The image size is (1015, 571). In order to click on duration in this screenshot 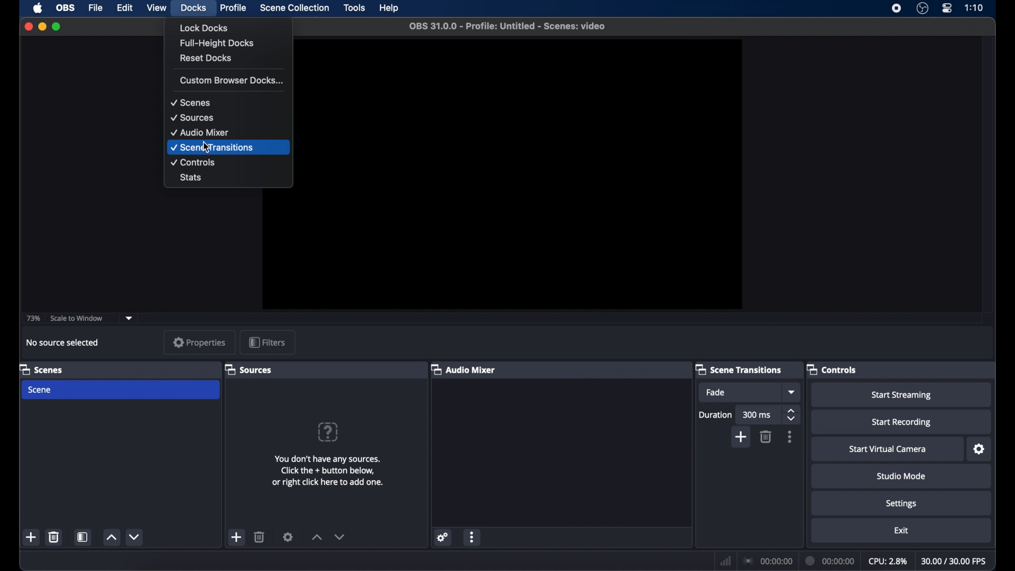, I will do `click(831, 560)`.